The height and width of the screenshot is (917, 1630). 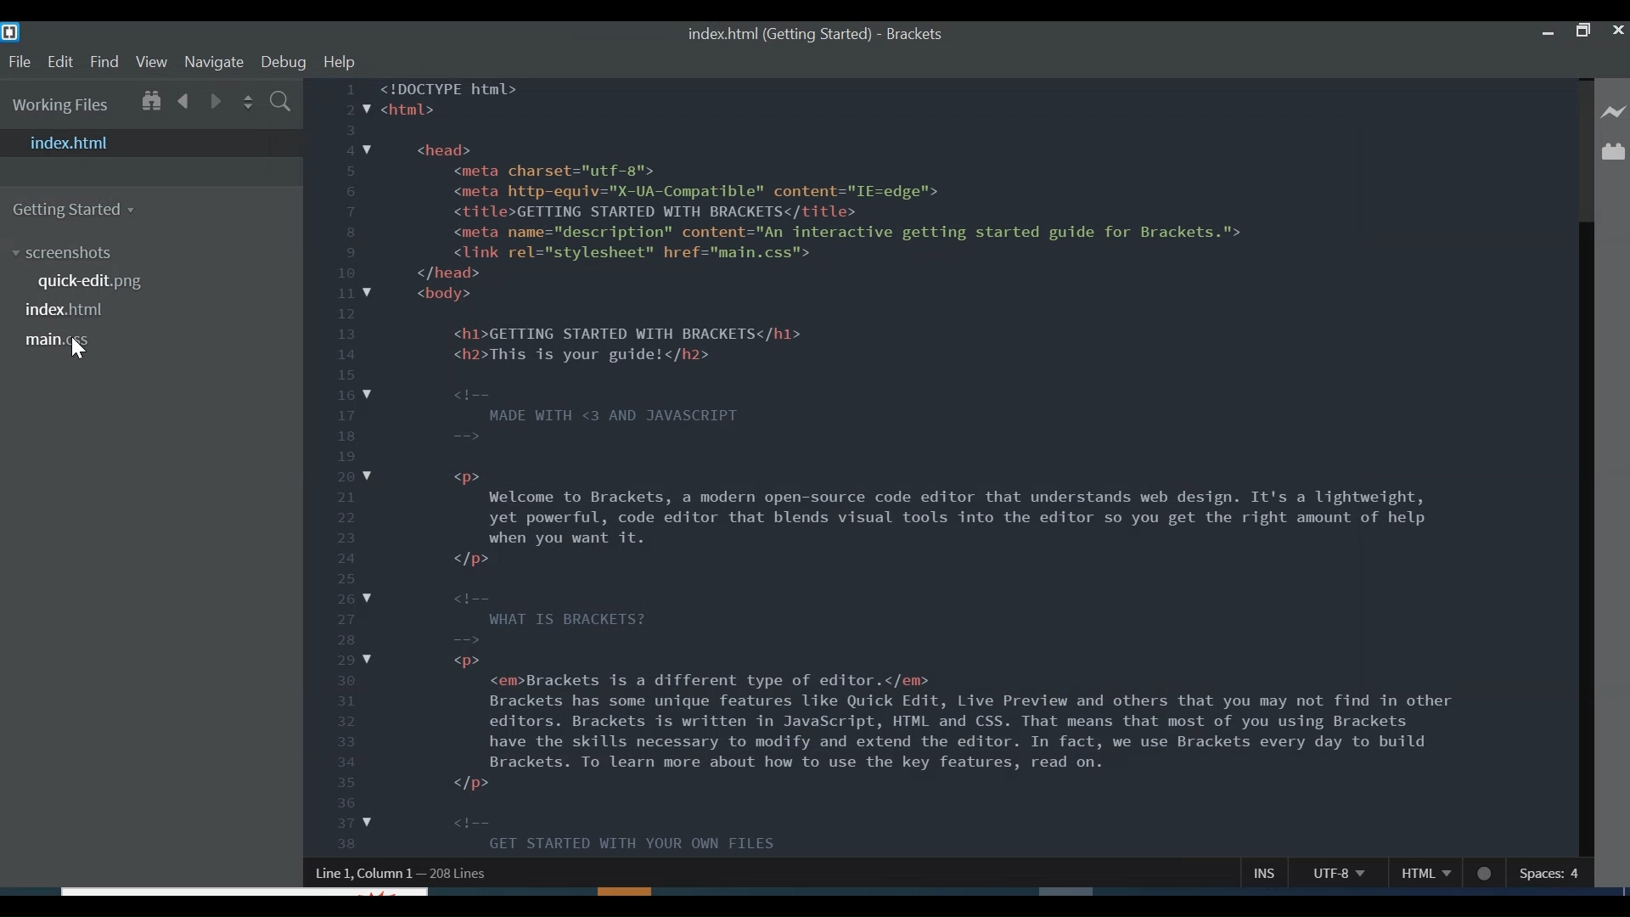 I want to click on File, so click(x=19, y=63).